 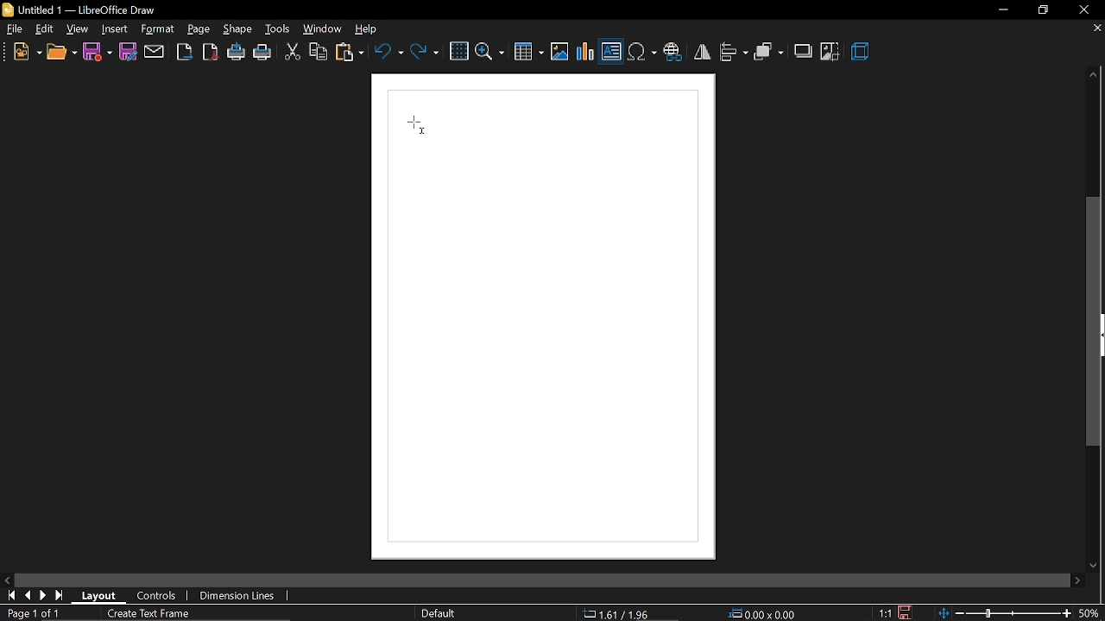 I want to click on cut, so click(x=292, y=53).